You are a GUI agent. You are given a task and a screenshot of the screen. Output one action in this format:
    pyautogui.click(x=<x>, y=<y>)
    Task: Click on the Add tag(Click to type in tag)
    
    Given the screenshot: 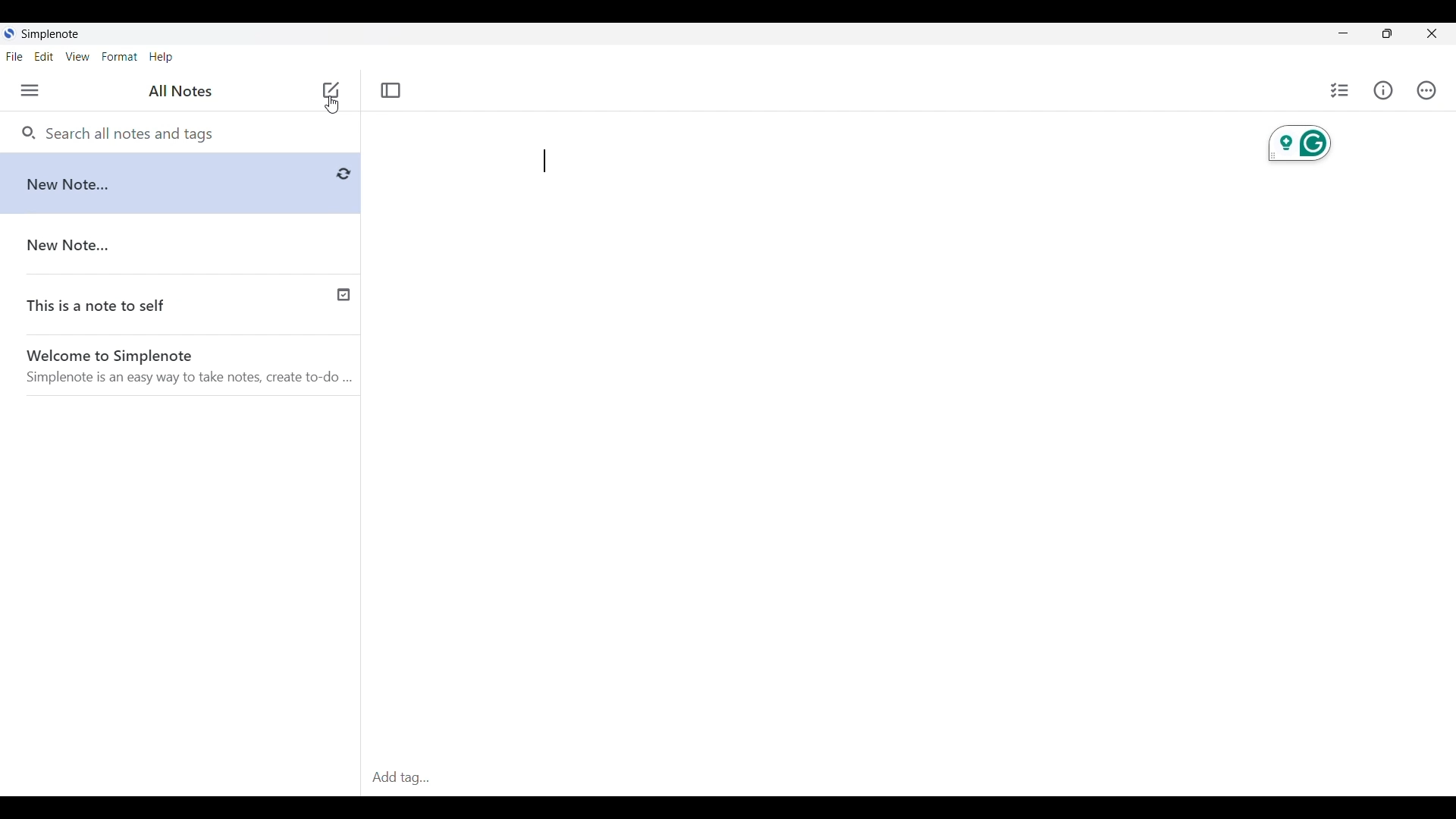 What is the action you would take?
    pyautogui.click(x=908, y=779)
    